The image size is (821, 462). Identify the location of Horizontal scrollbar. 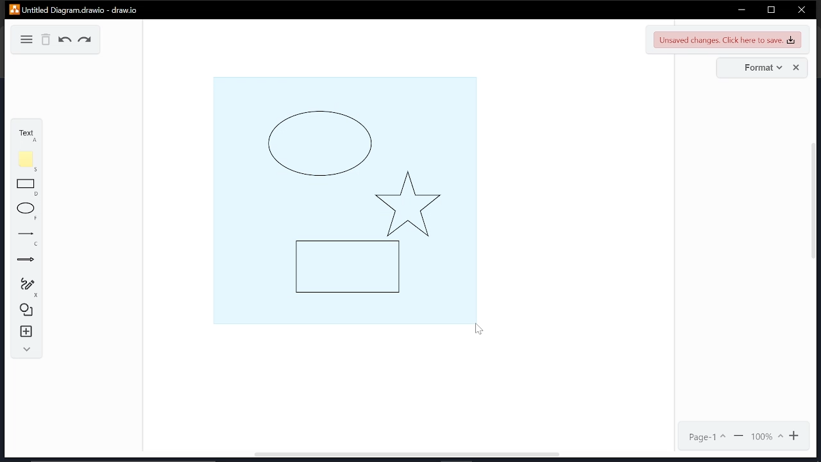
(407, 456).